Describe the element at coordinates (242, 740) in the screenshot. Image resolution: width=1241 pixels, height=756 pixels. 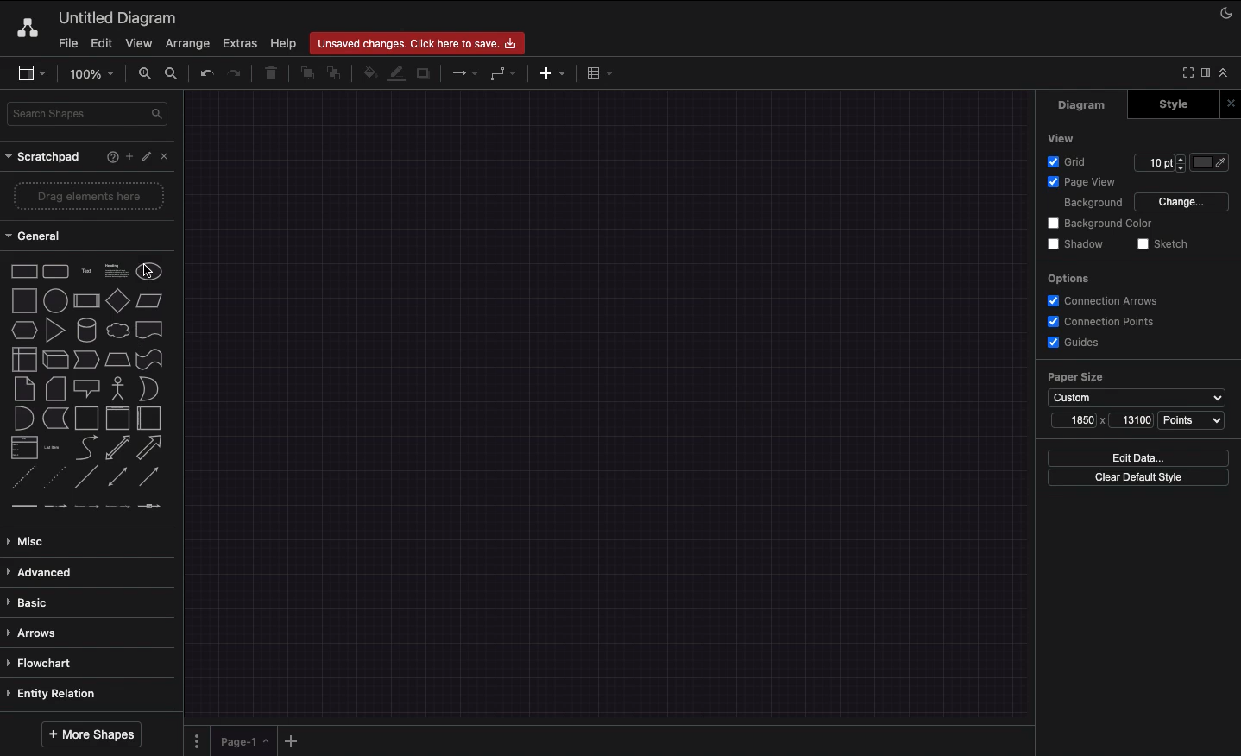
I see `Page 1` at that location.